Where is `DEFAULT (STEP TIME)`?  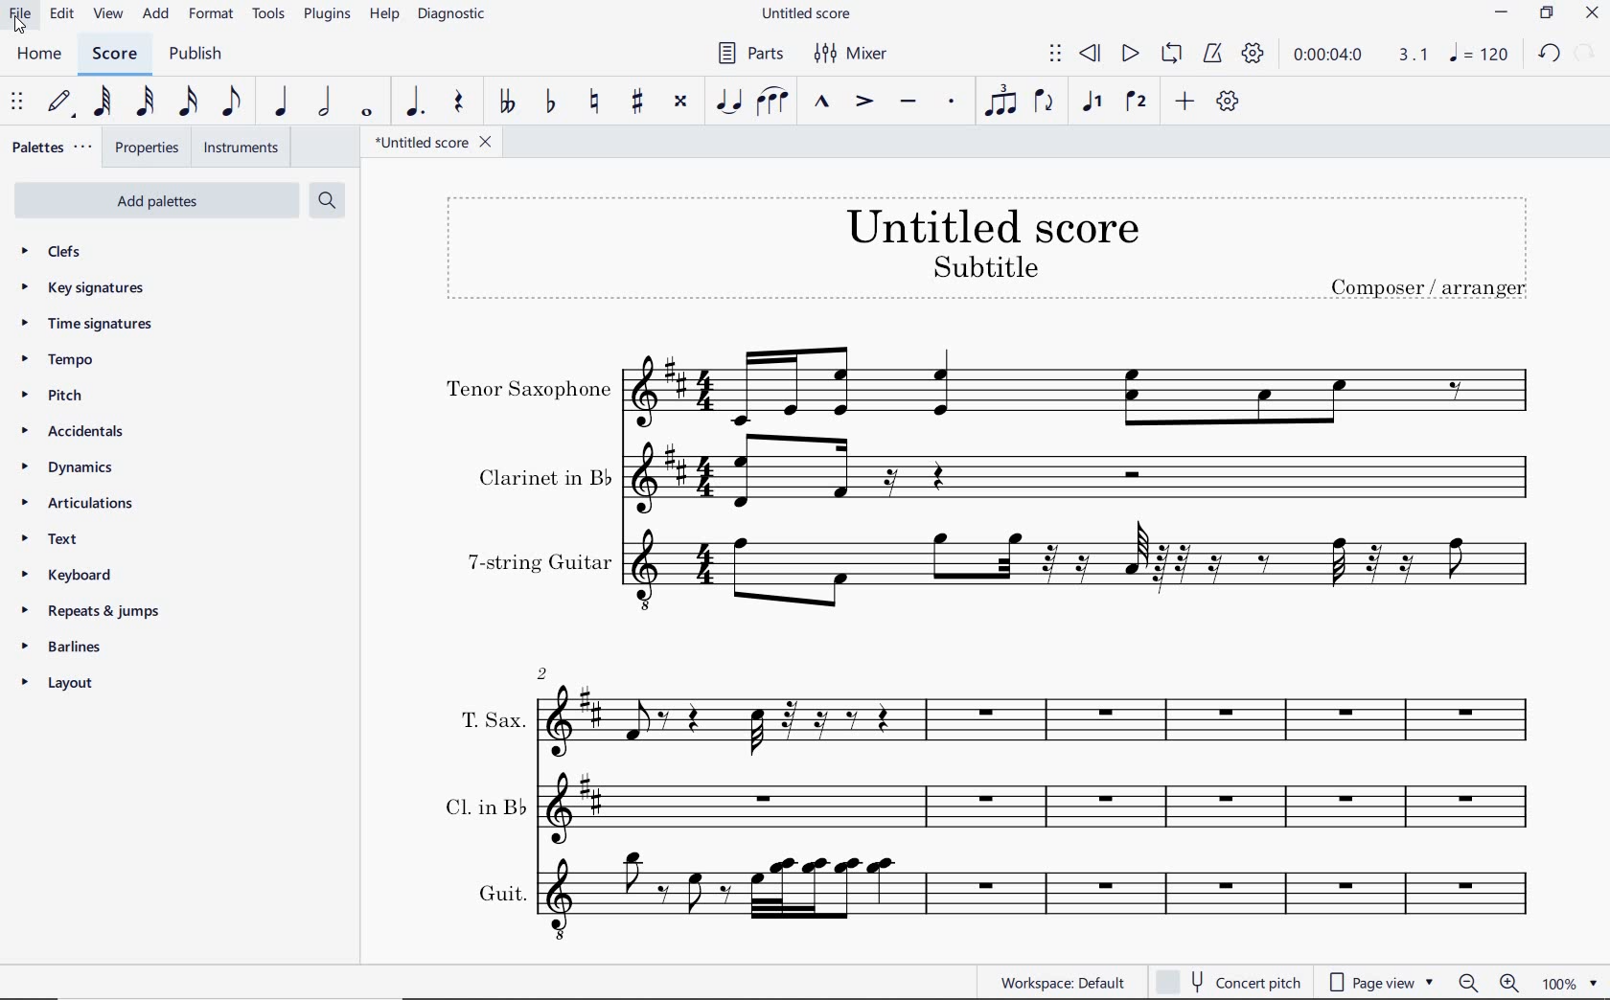
DEFAULT (STEP TIME) is located at coordinates (58, 102).